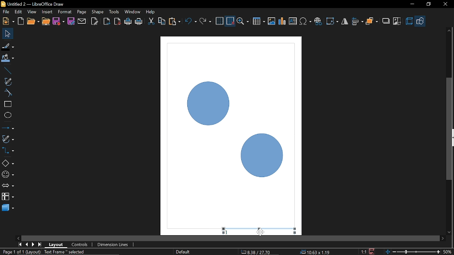 The height and width of the screenshot is (255, 454). I want to click on Fill line, so click(8, 47).